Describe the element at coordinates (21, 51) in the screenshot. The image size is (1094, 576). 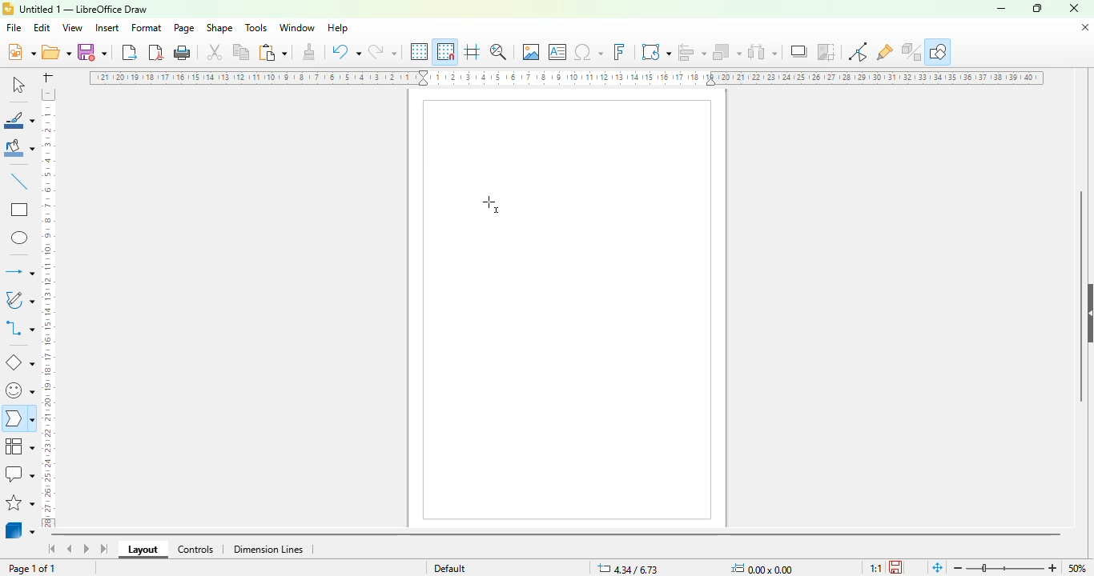
I see `new` at that location.